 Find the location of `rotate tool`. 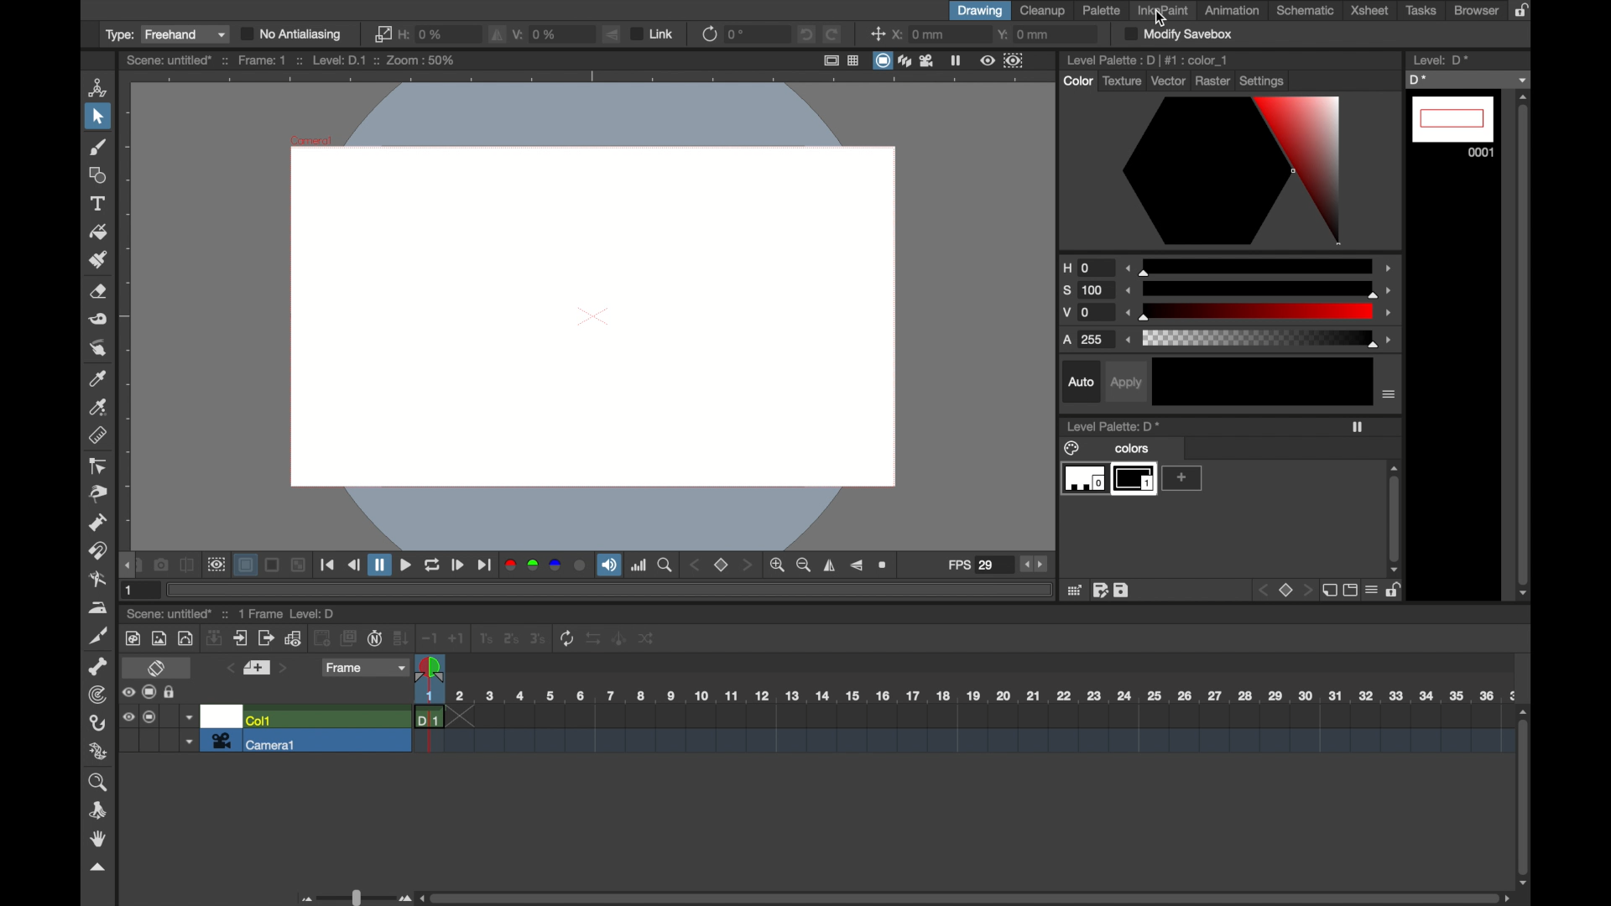

rotate tool is located at coordinates (100, 810).